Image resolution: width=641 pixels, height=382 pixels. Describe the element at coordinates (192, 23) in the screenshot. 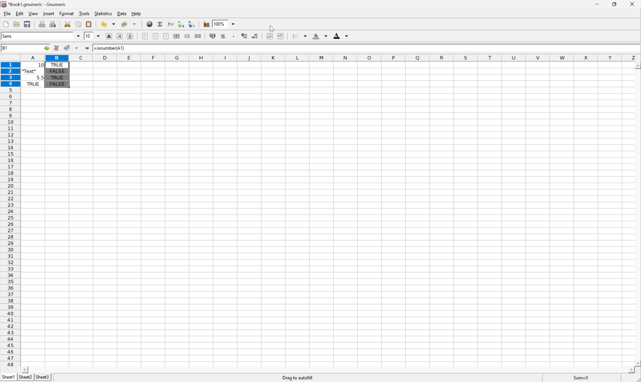

I see `Sort the selected region in descending order based on the first column selected` at that location.